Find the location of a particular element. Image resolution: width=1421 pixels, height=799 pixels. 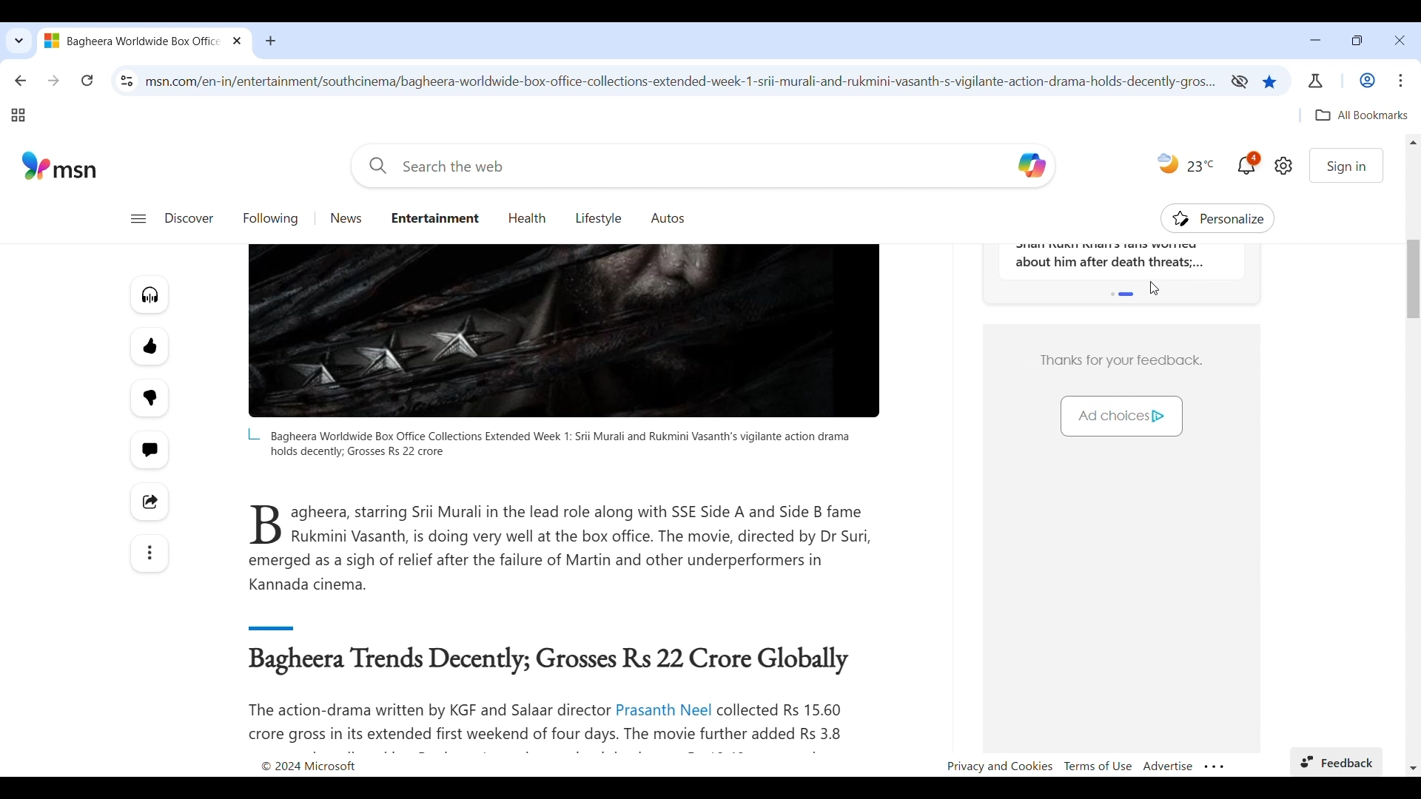

Chrome labs is located at coordinates (1316, 81).